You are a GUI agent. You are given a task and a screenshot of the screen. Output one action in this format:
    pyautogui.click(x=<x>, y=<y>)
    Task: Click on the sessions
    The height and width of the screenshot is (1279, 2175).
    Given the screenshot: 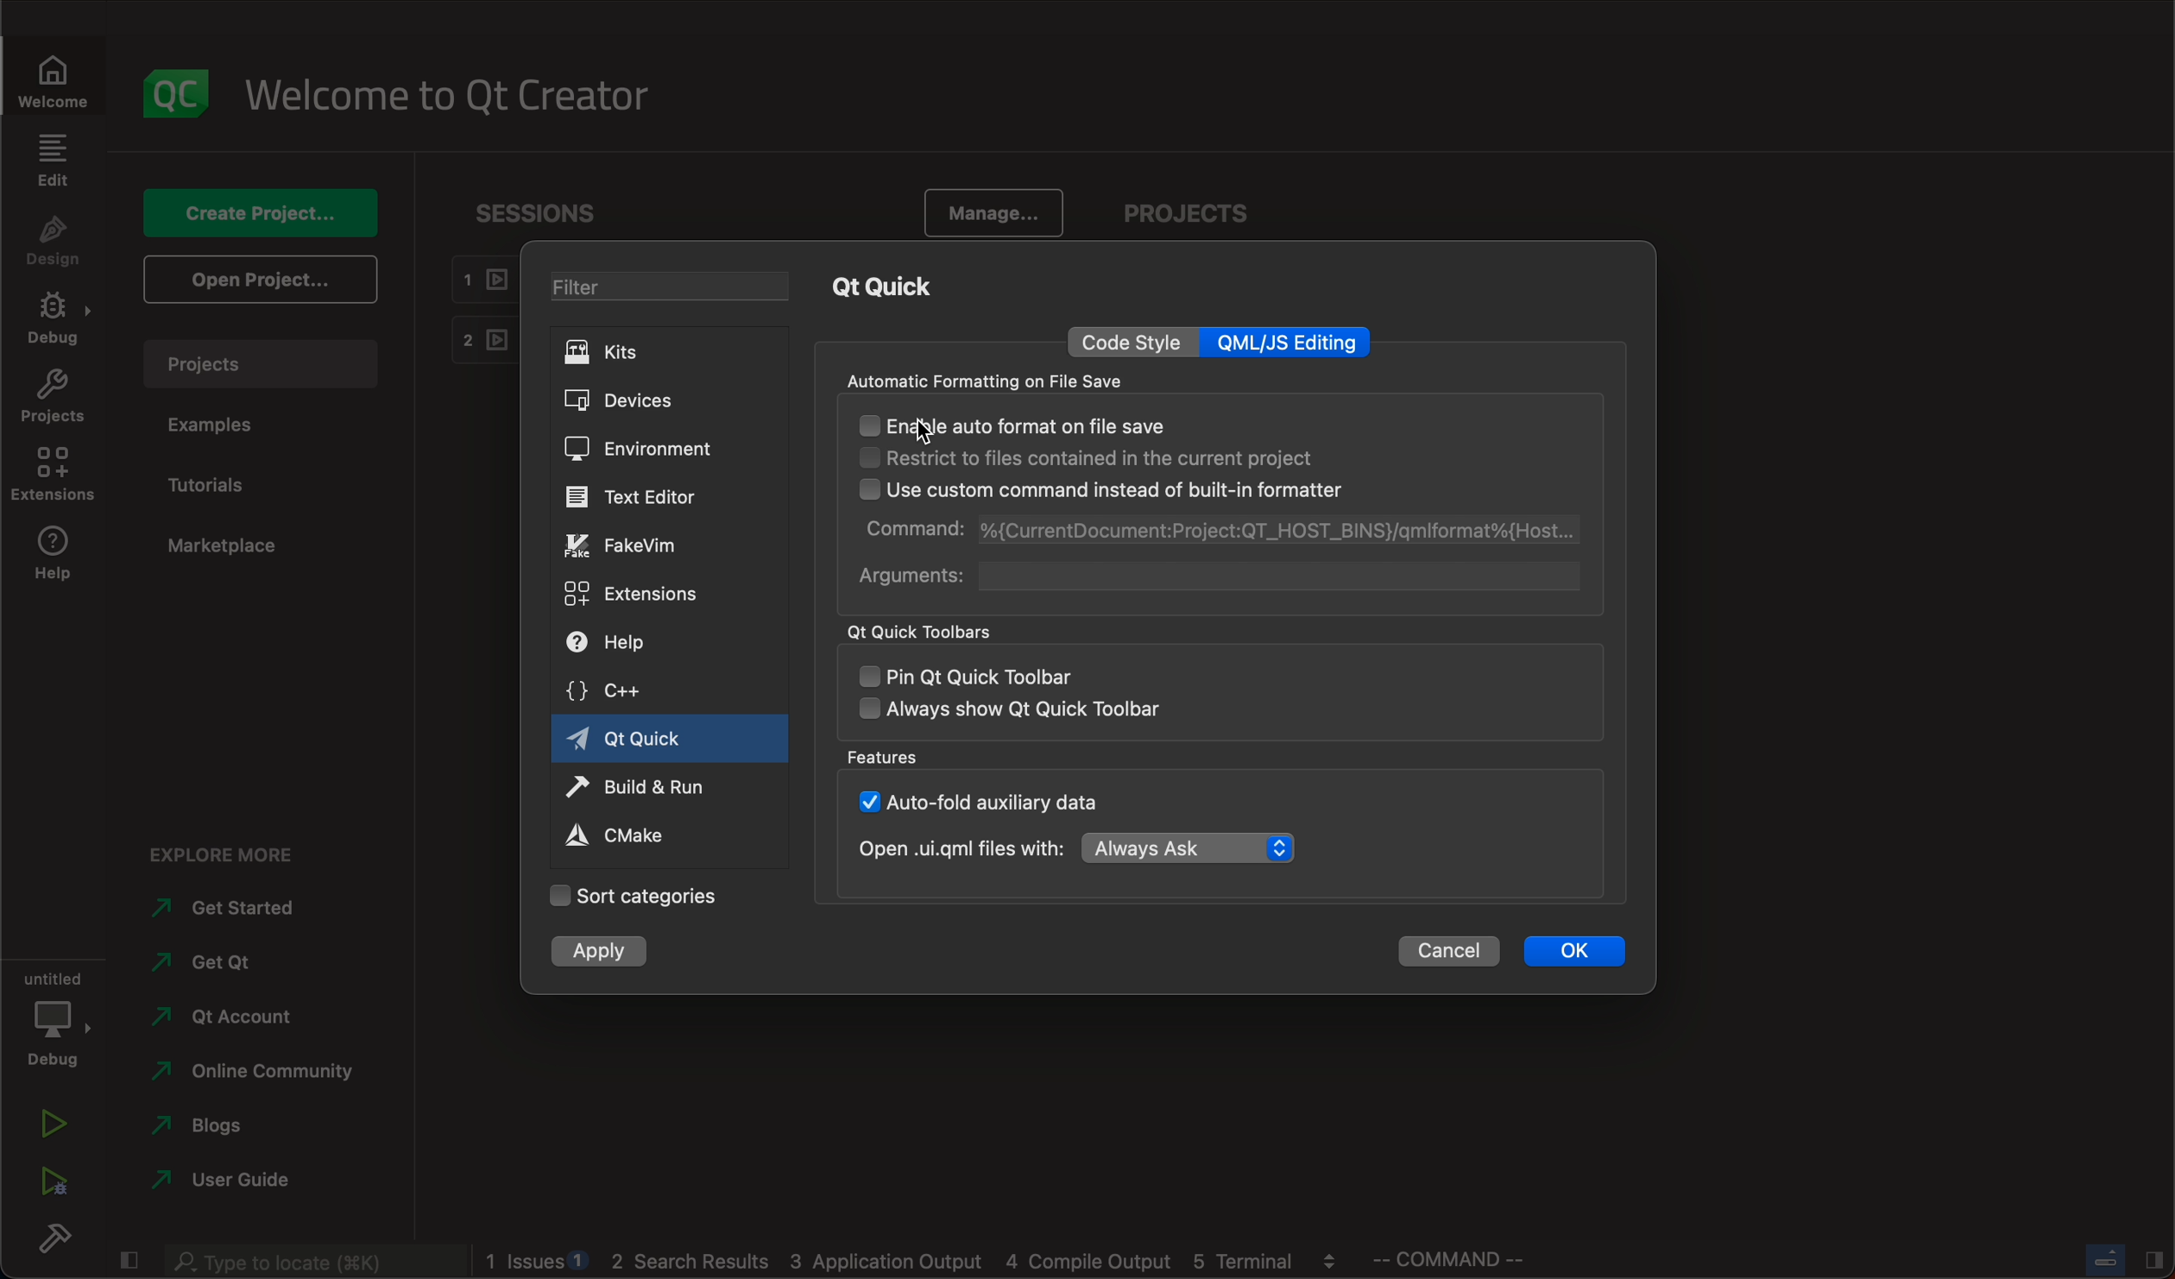 What is the action you would take?
    pyautogui.click(x=544, y=212)
    